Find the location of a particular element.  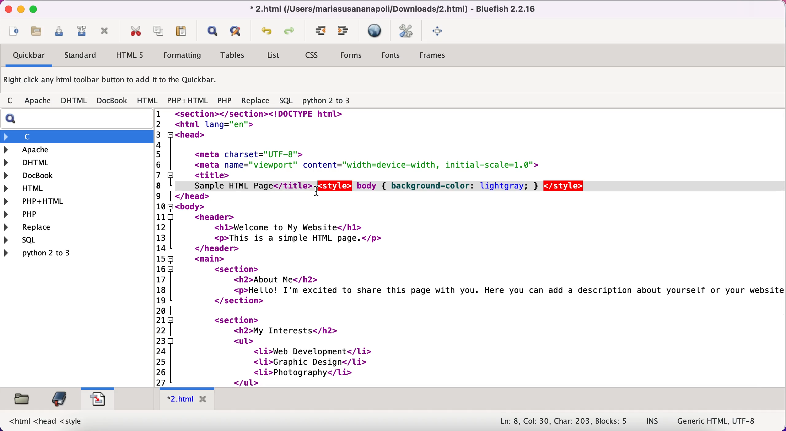

copy is located at coordinates (160, 30).